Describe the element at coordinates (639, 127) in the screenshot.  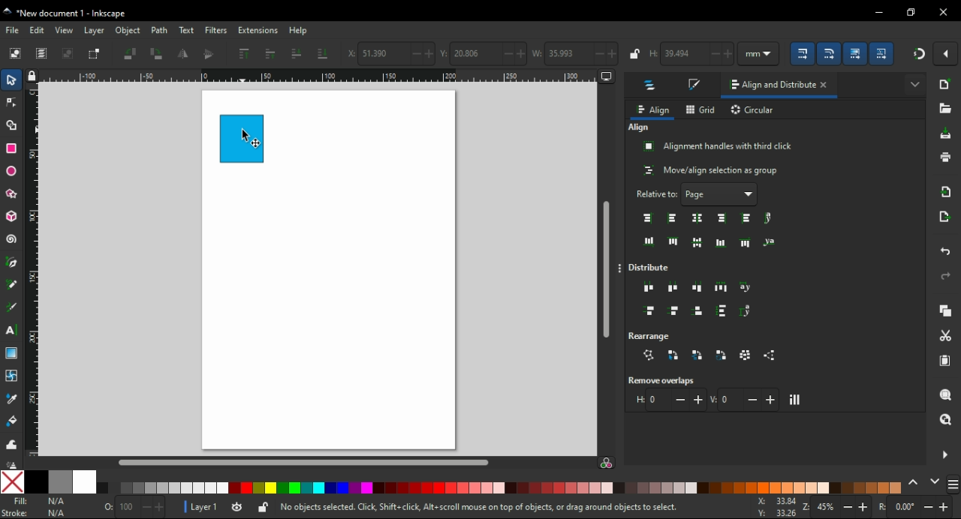
I see `align` at that location.